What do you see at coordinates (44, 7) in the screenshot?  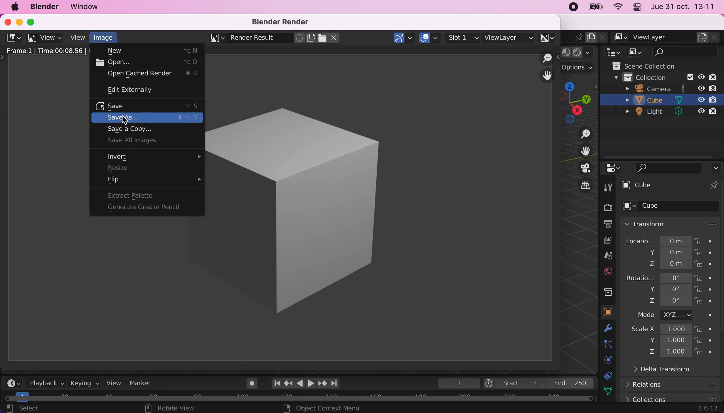 I see `blender` at bounding box center [44, 7].